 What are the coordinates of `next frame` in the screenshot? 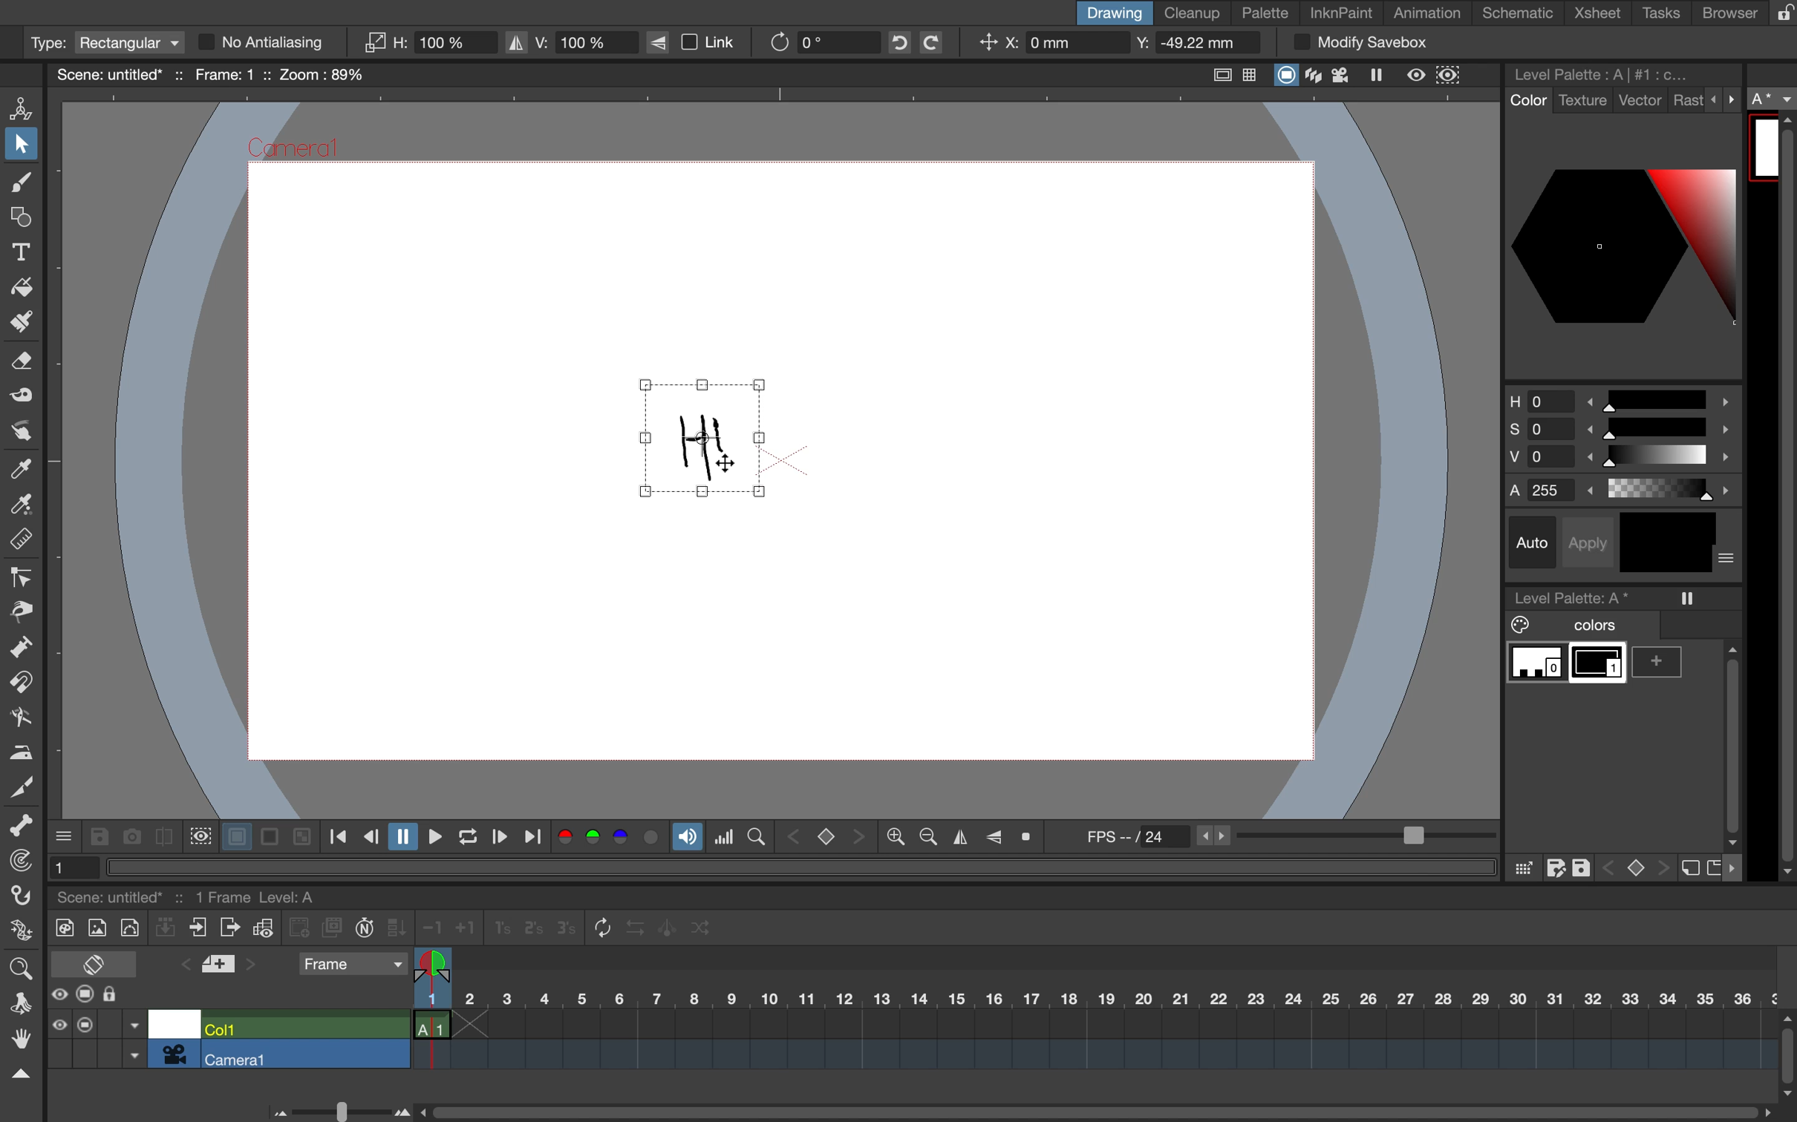 It's located at (498, 839).